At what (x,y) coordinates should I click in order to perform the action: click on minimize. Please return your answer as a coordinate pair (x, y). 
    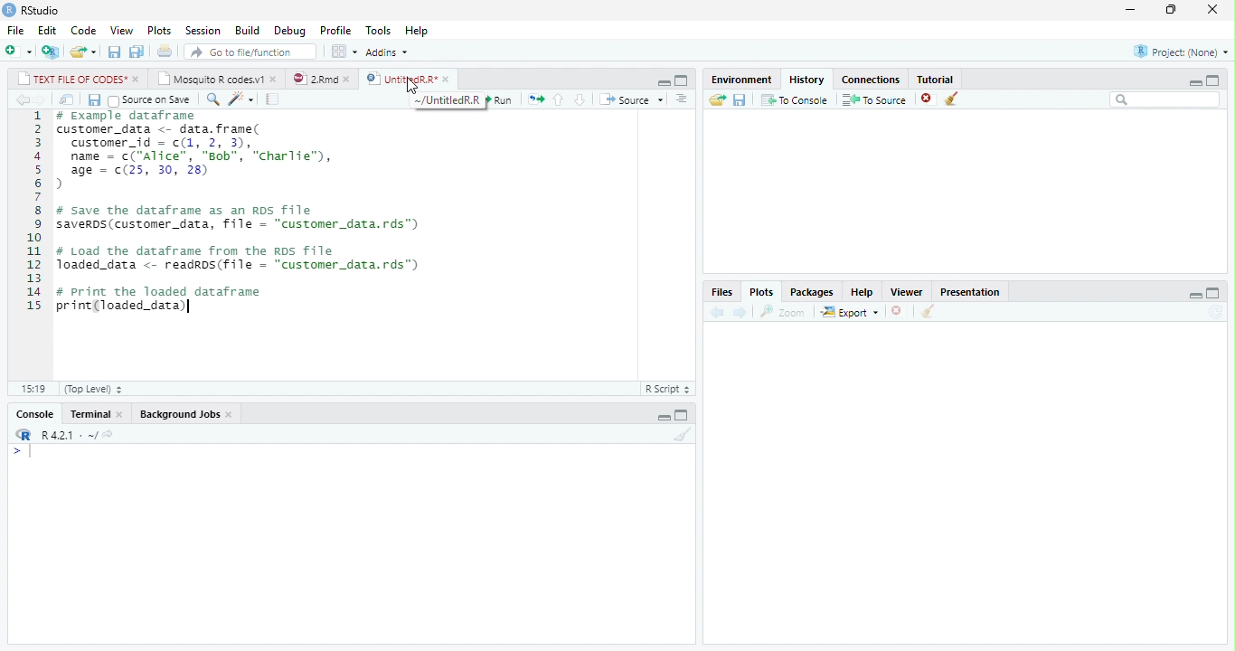
    Looking at the image, I should click on (664, 418).